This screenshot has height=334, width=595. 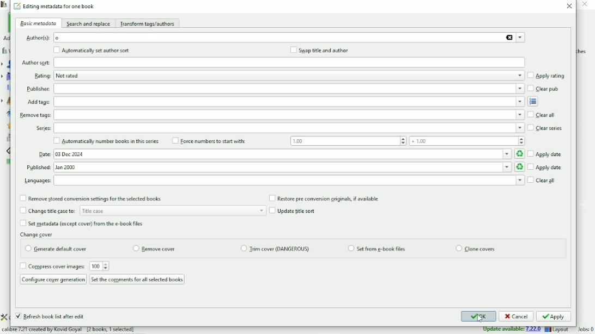 What do you see at coordinates (155, 250) in the screenshot?
I see `remove cover radio button` at bounding box center [155, 250].